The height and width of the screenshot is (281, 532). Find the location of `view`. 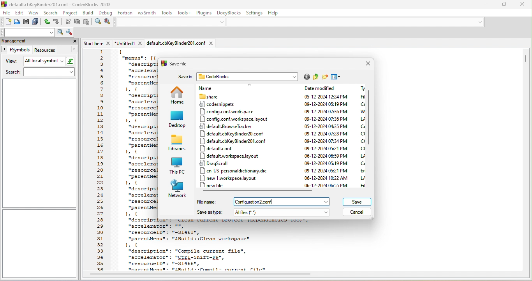

view is located at coordinates (10, 61).